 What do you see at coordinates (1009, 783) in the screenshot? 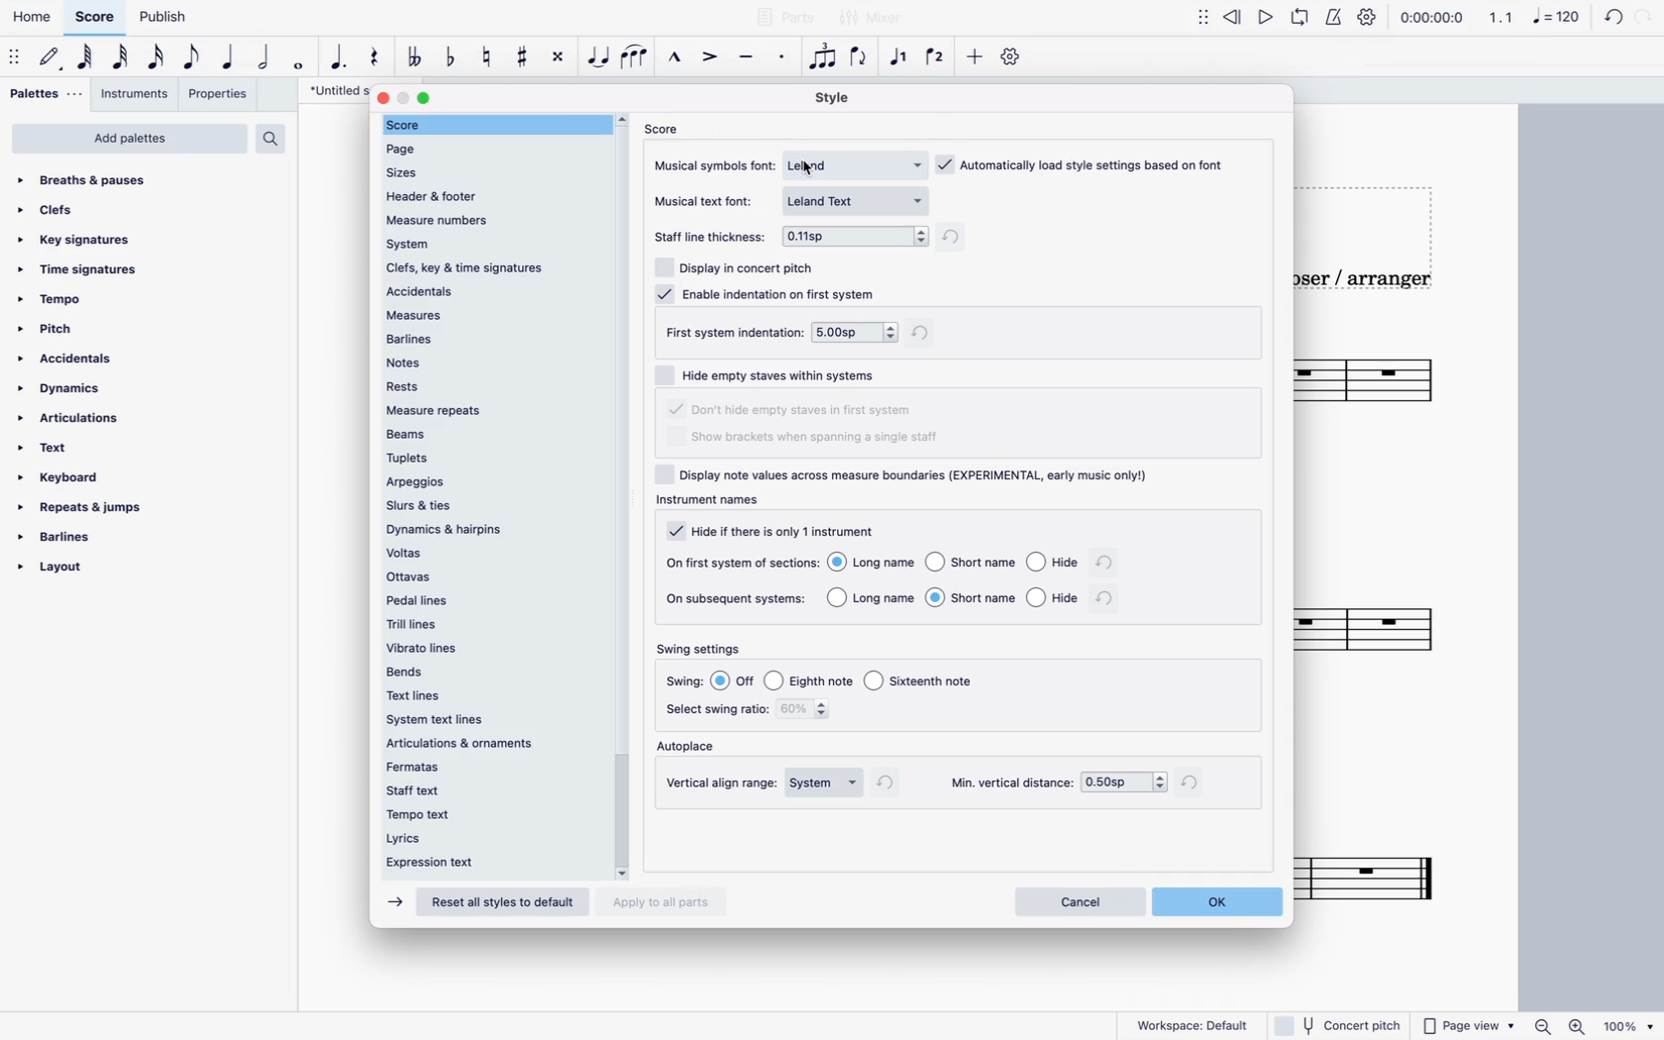
I see `min vertical distance` at bounding box center [1009, 783].